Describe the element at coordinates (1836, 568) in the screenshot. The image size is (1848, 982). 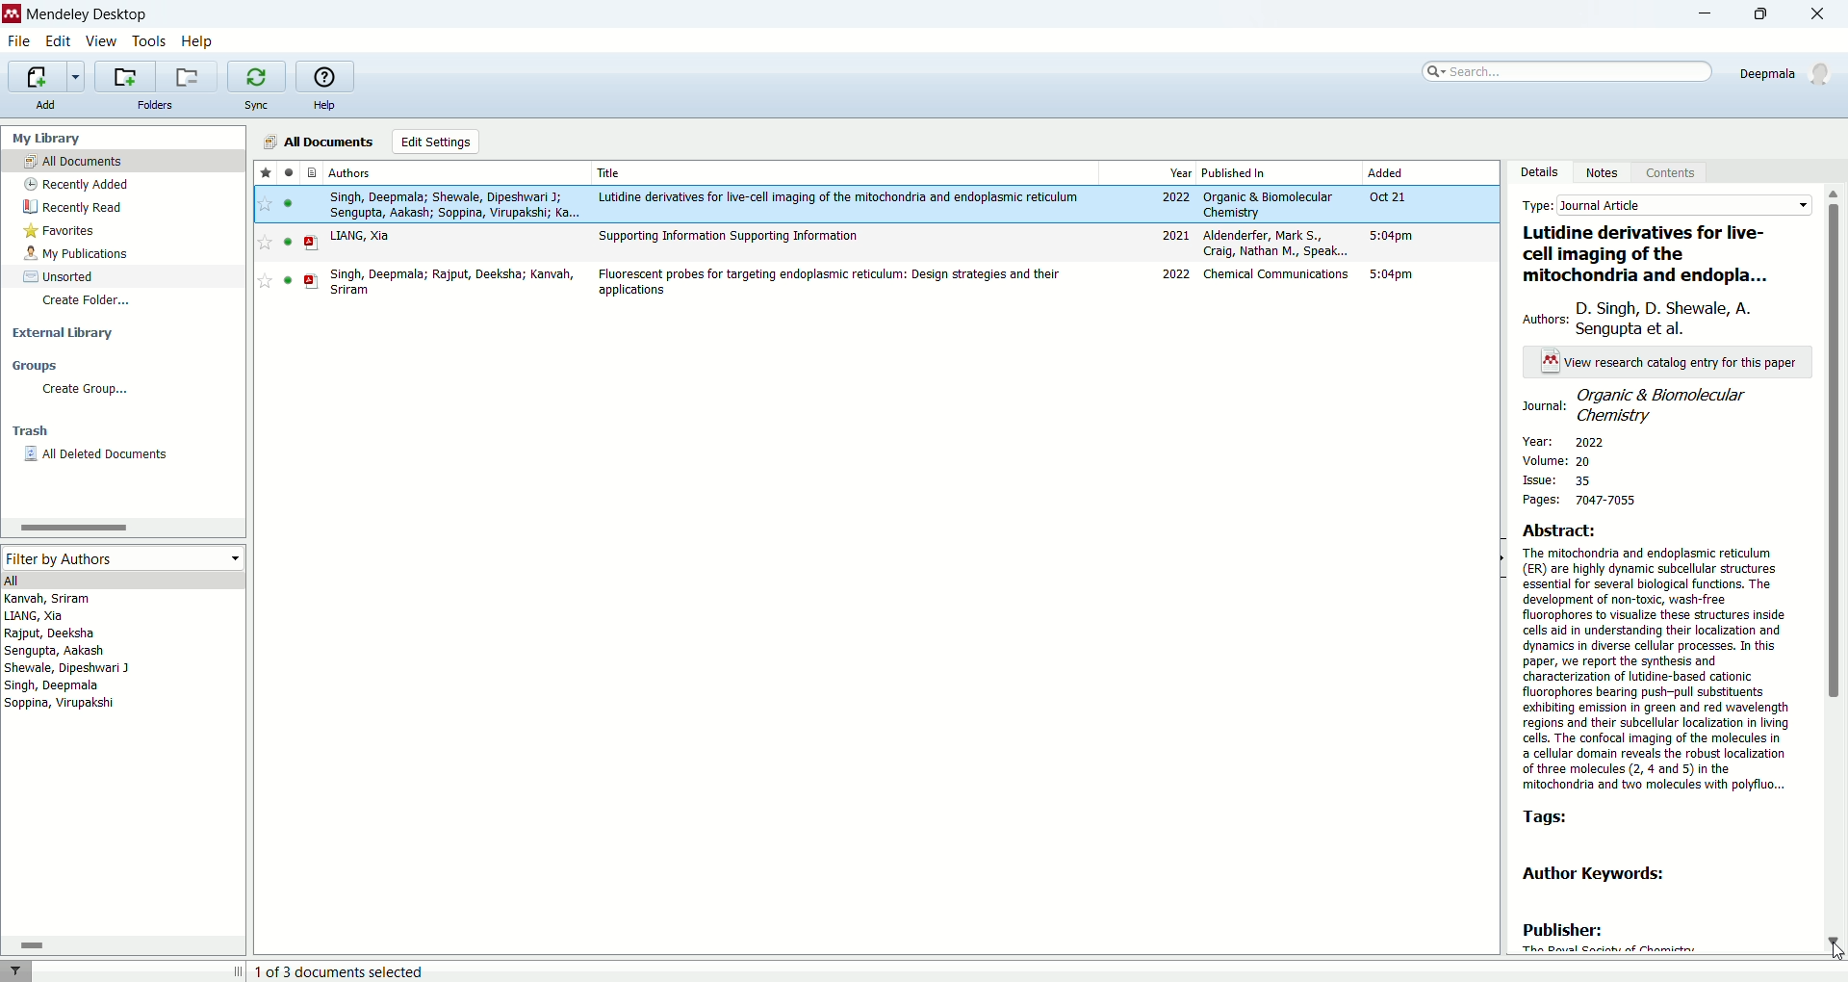
I see `vertical scroll bar` at that location.